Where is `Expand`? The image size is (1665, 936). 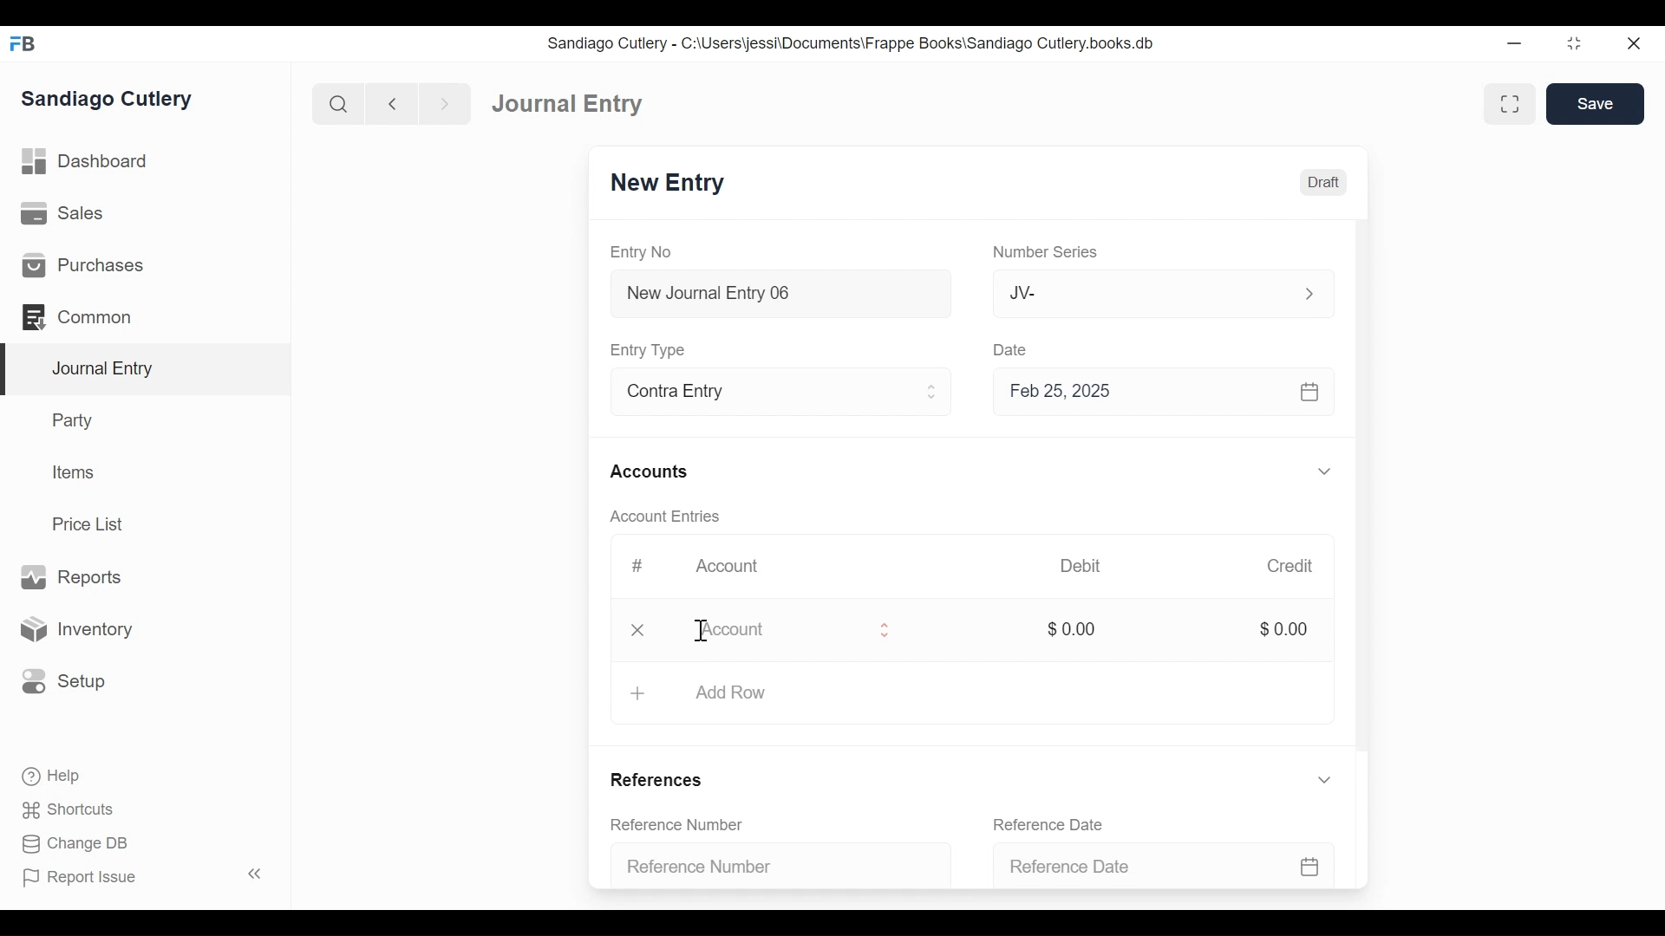 Expand is located at coordinates (1309, 294).